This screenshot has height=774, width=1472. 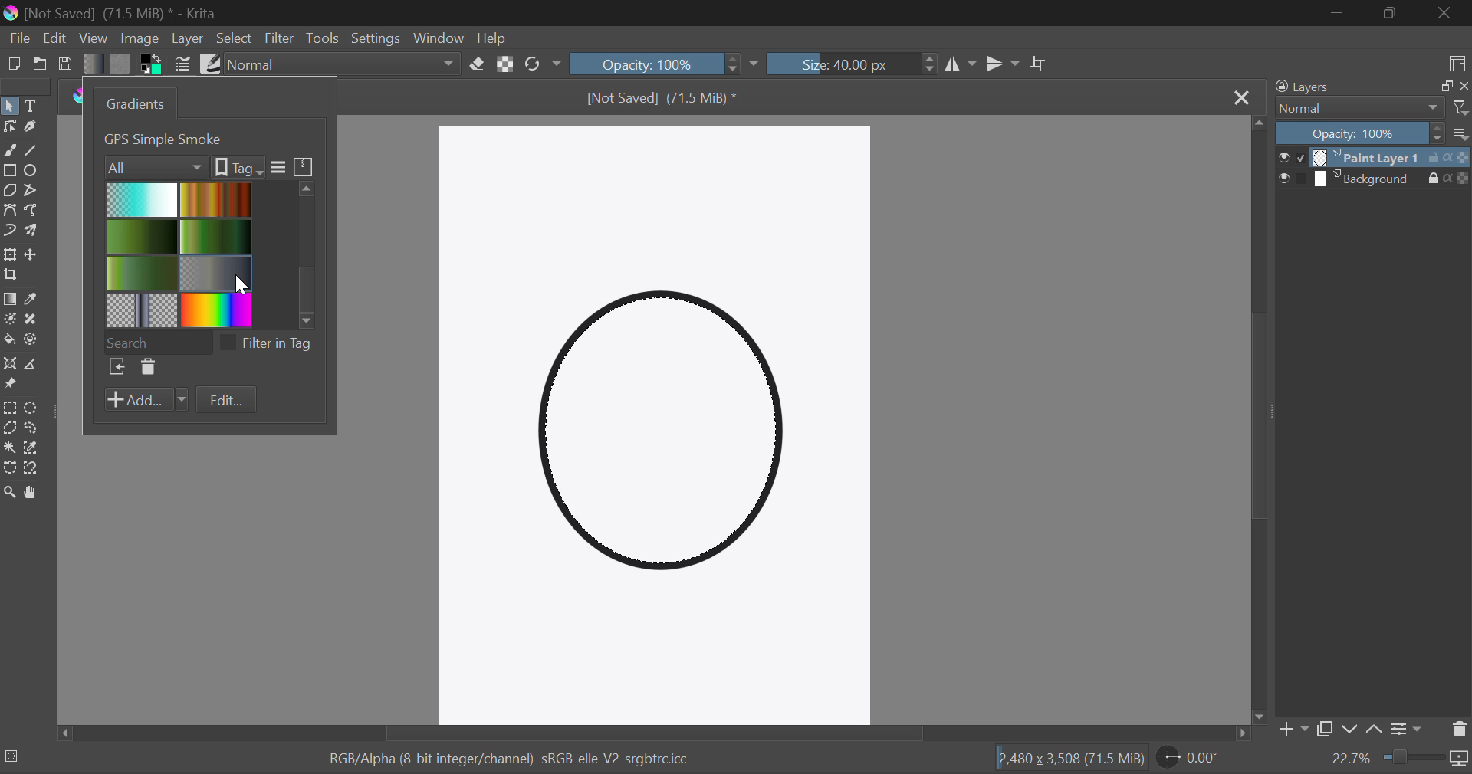 I want to click on Add, so click(x=147, y=399).